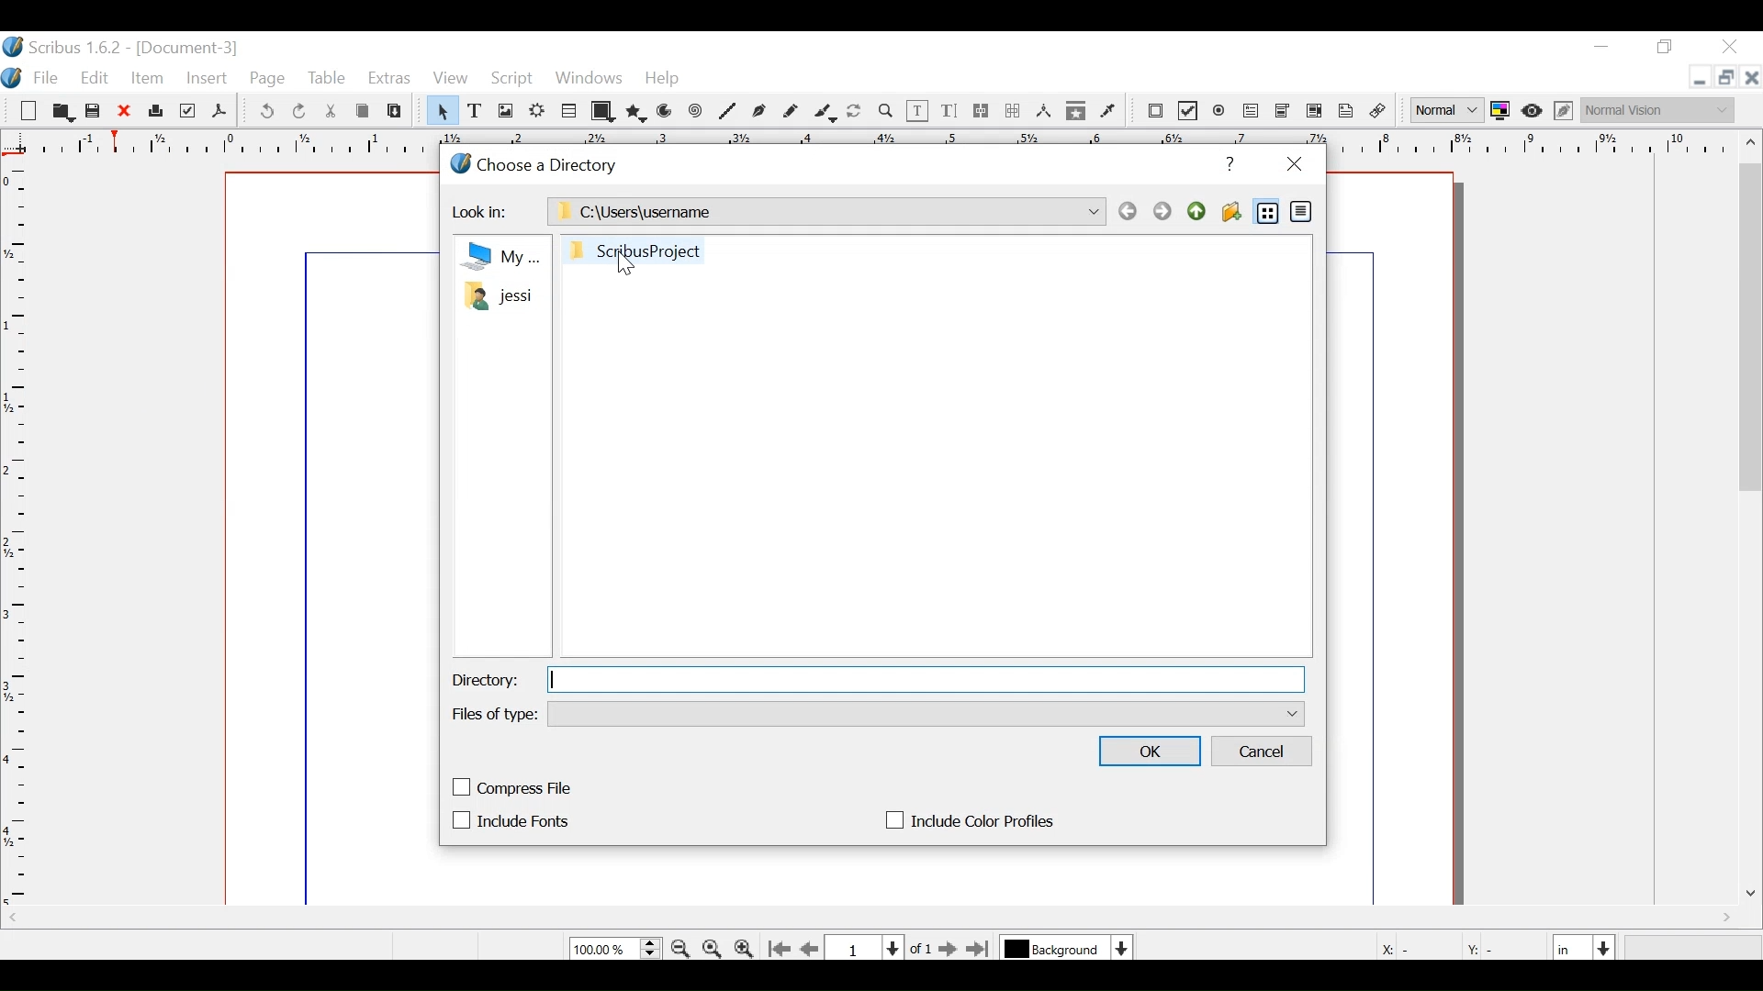  I want to click on Zoom to 100, so click(713, 947).